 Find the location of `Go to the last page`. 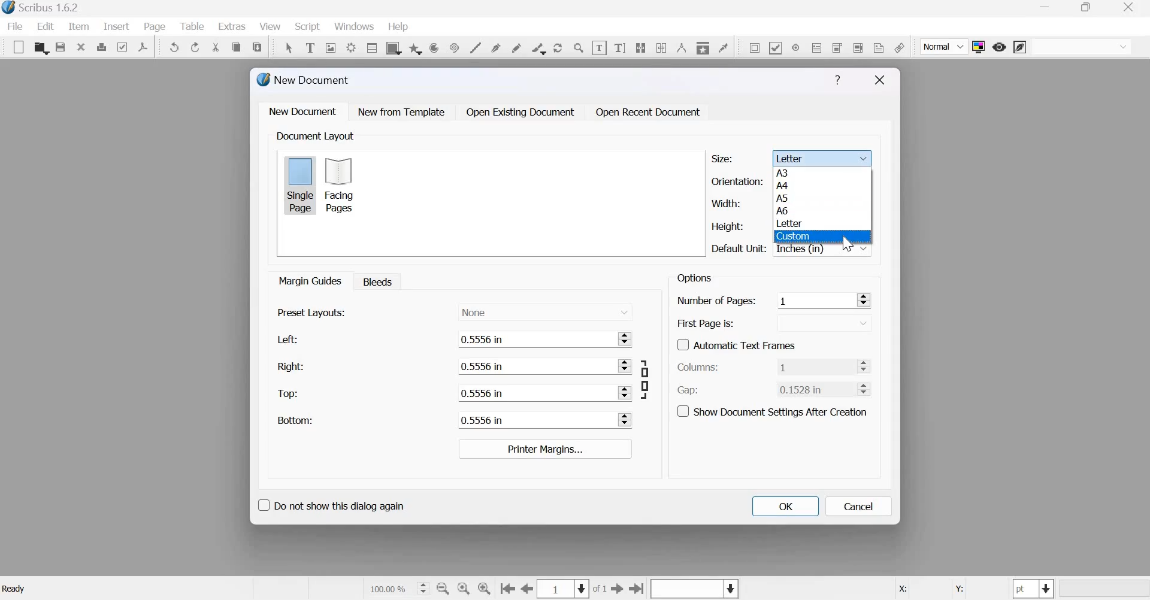

Go to the last page is located at coordinates (637, 588).